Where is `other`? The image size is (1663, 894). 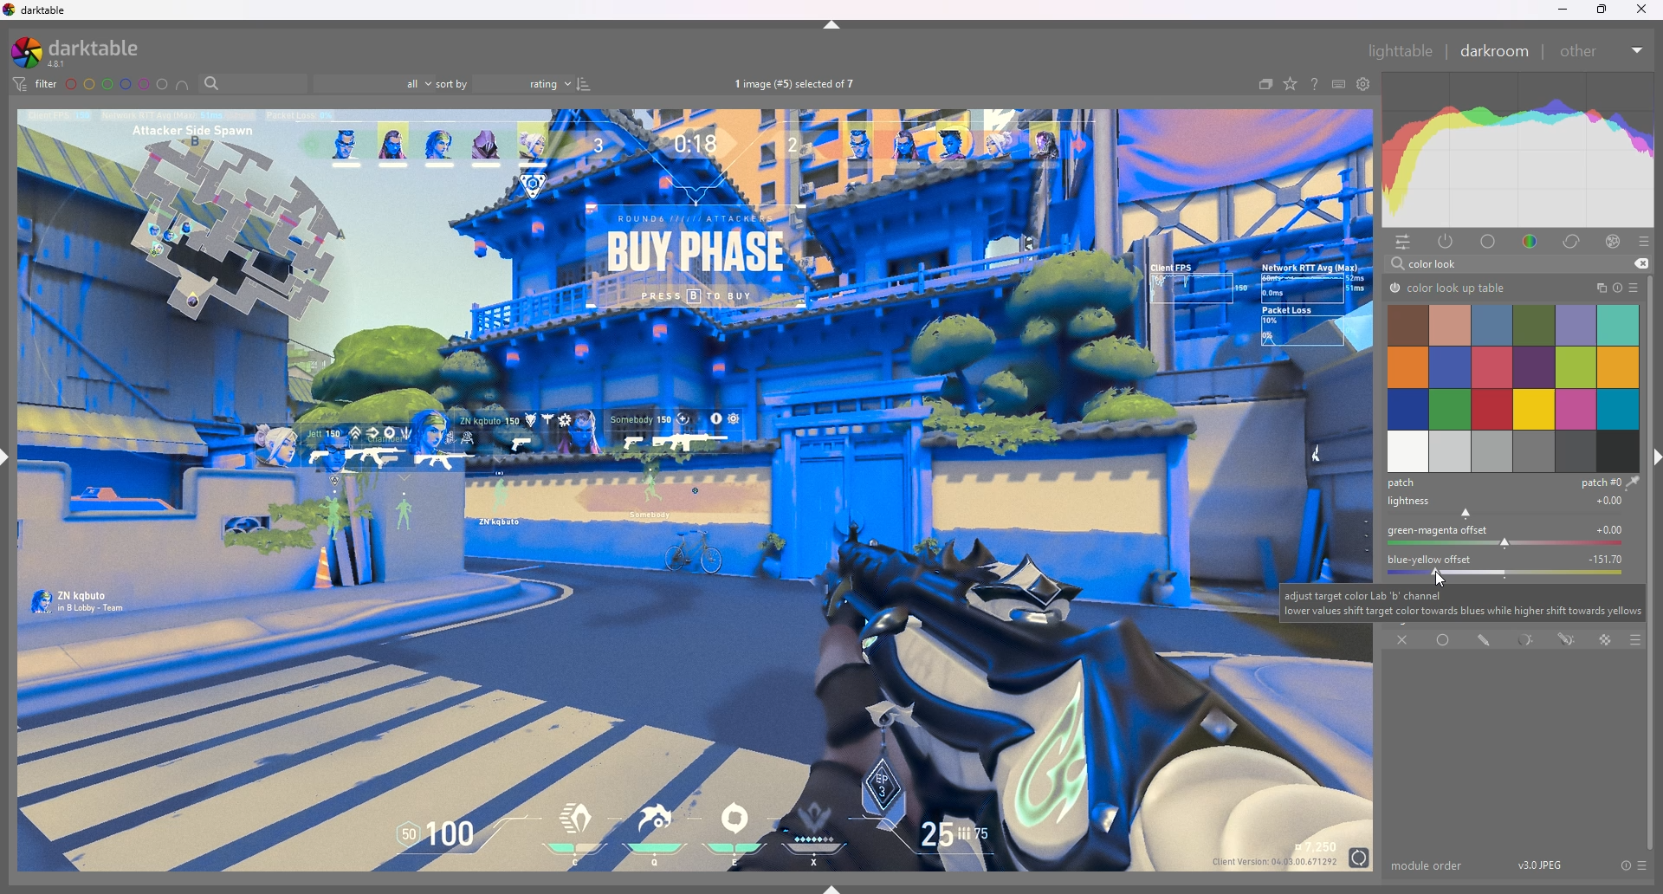
other is located at coordinates (1603, 51).